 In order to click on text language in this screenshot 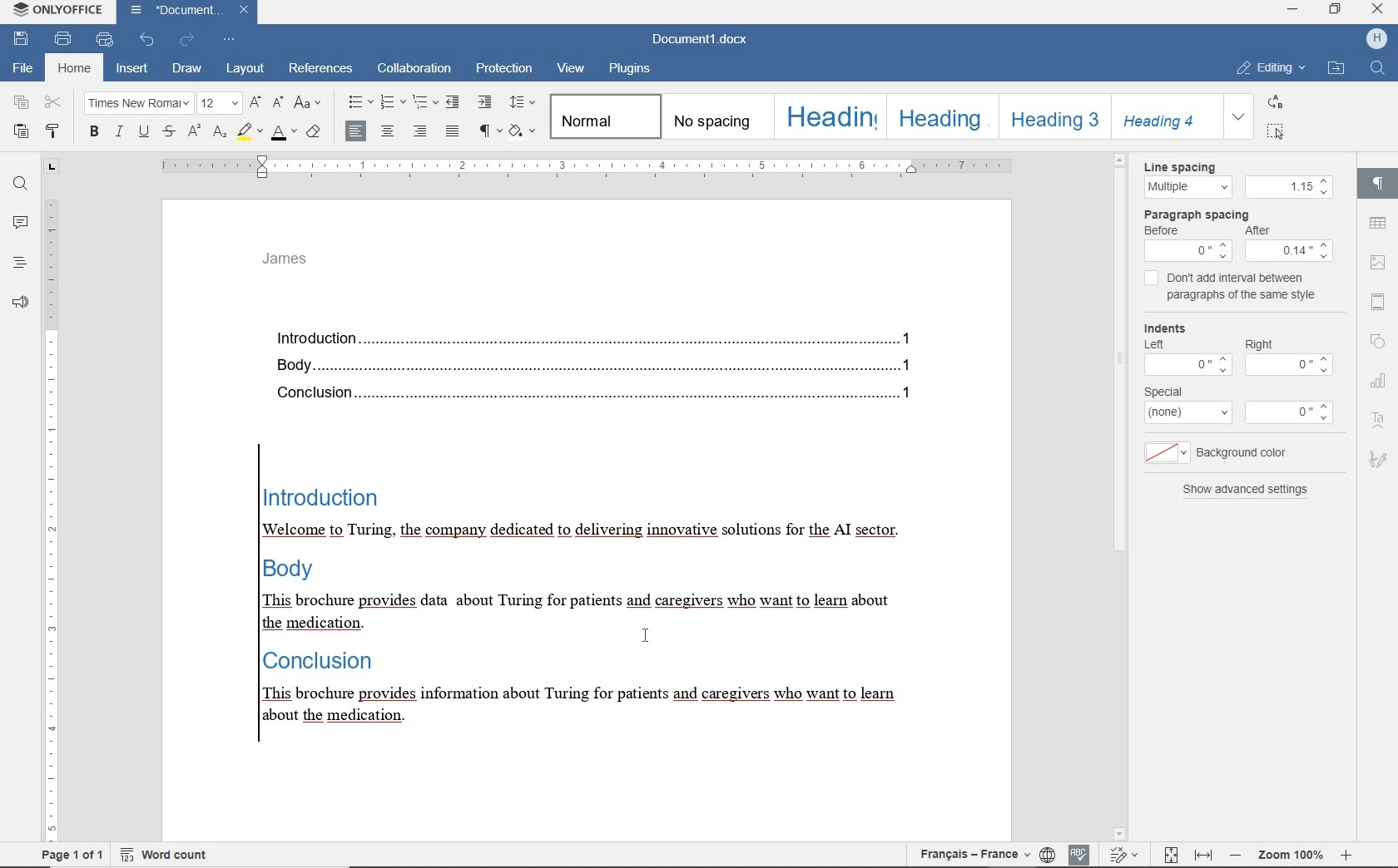, I will do `click(970, 854)`.